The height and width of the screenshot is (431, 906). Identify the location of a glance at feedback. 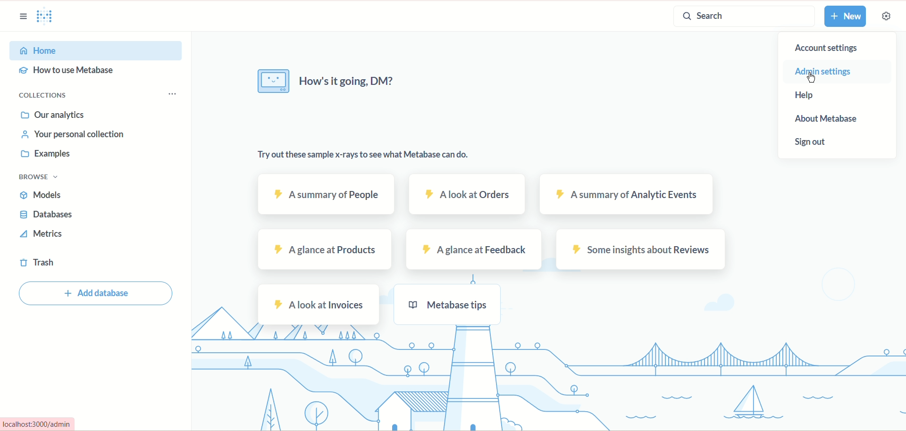
(475, 251).